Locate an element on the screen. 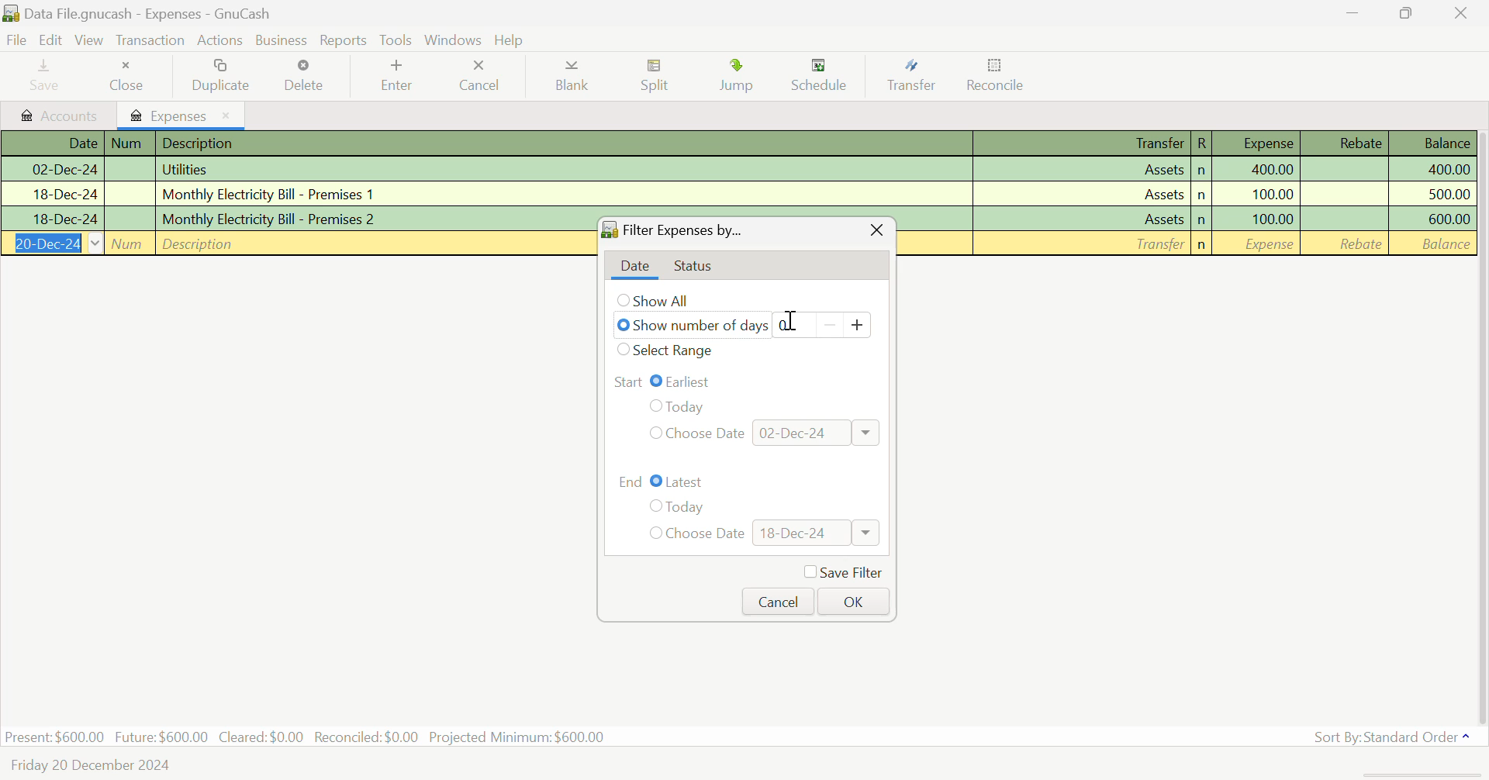 The width and height of the screenshot is (1489, 780). Date is located at coordinates (50, 244).